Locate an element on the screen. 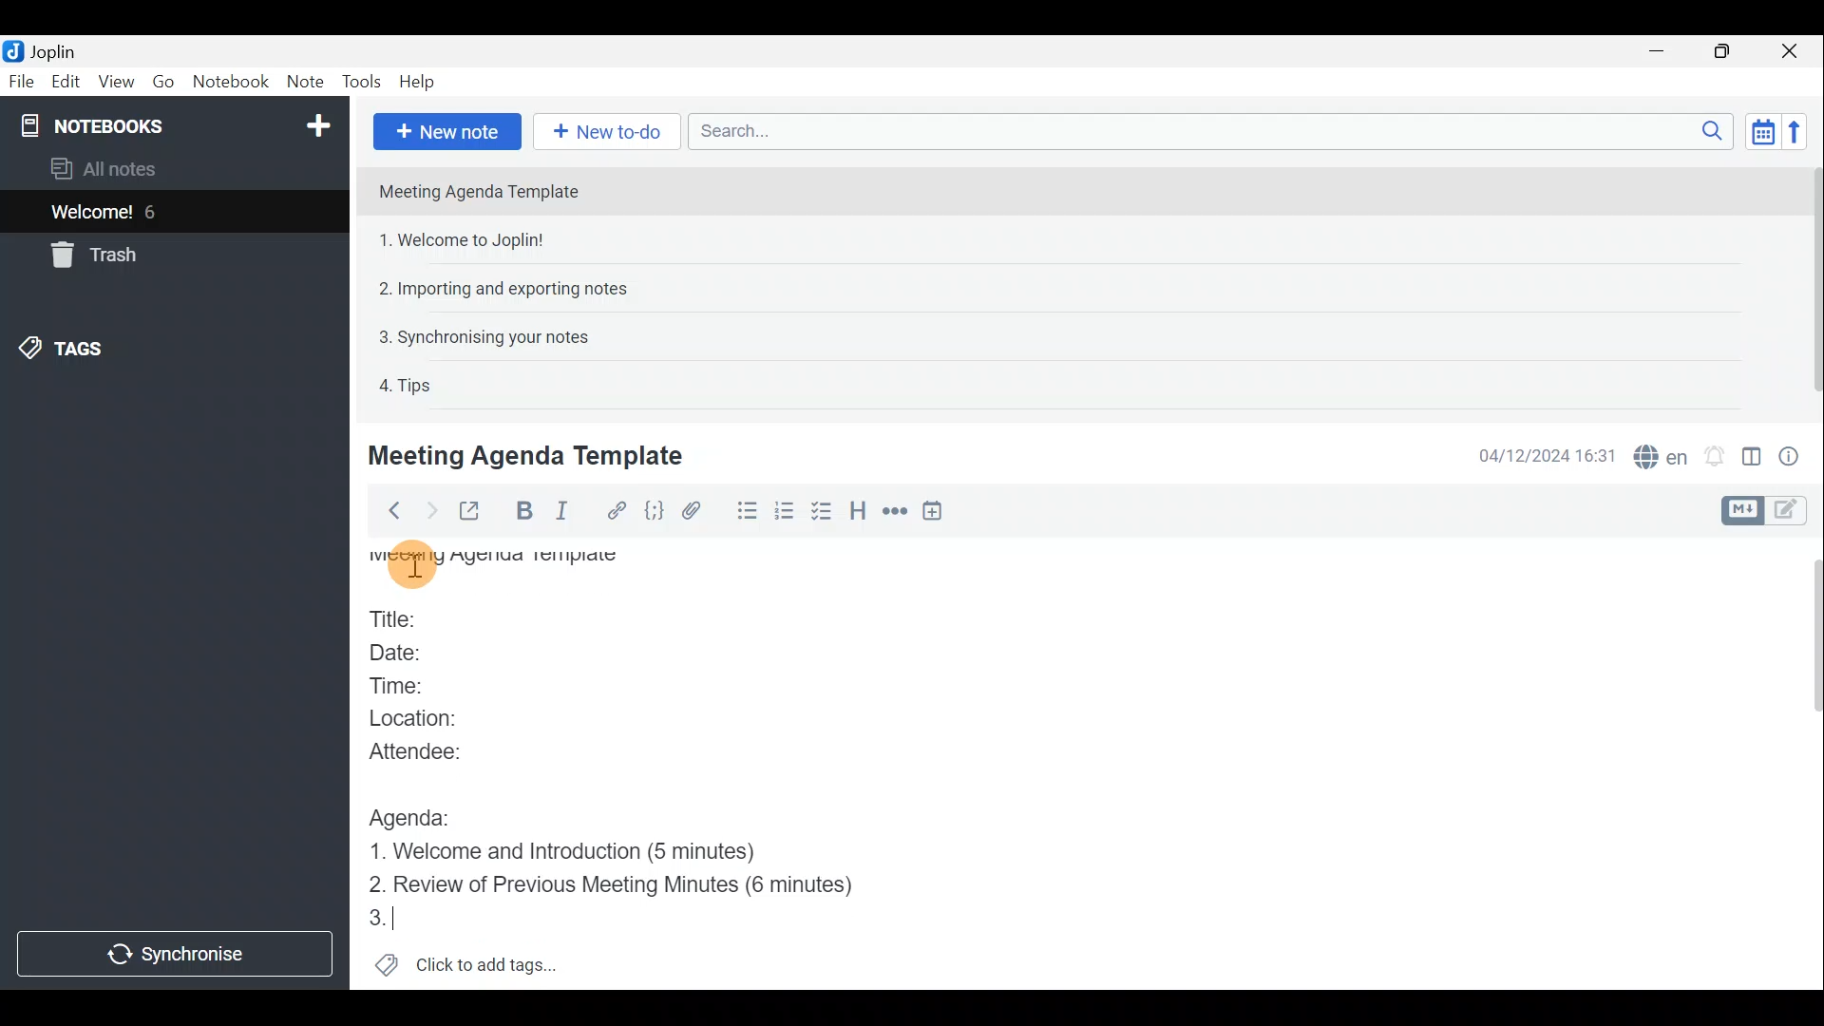 This screenshot has height=1026, width=1824. Toggle editors is located at coordinates (1791, 512).